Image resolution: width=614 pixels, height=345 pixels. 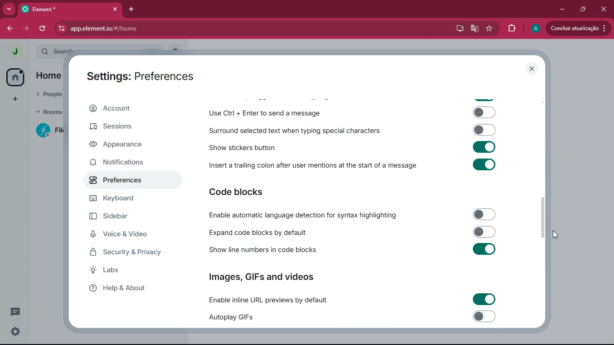 What do you see at coordinates (14, 77) in the screenshot?
I see `home` at bounding box center [14, 77].